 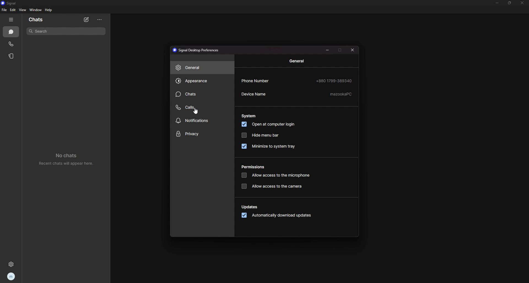 I want to click on search, so click(x=67, y=31).